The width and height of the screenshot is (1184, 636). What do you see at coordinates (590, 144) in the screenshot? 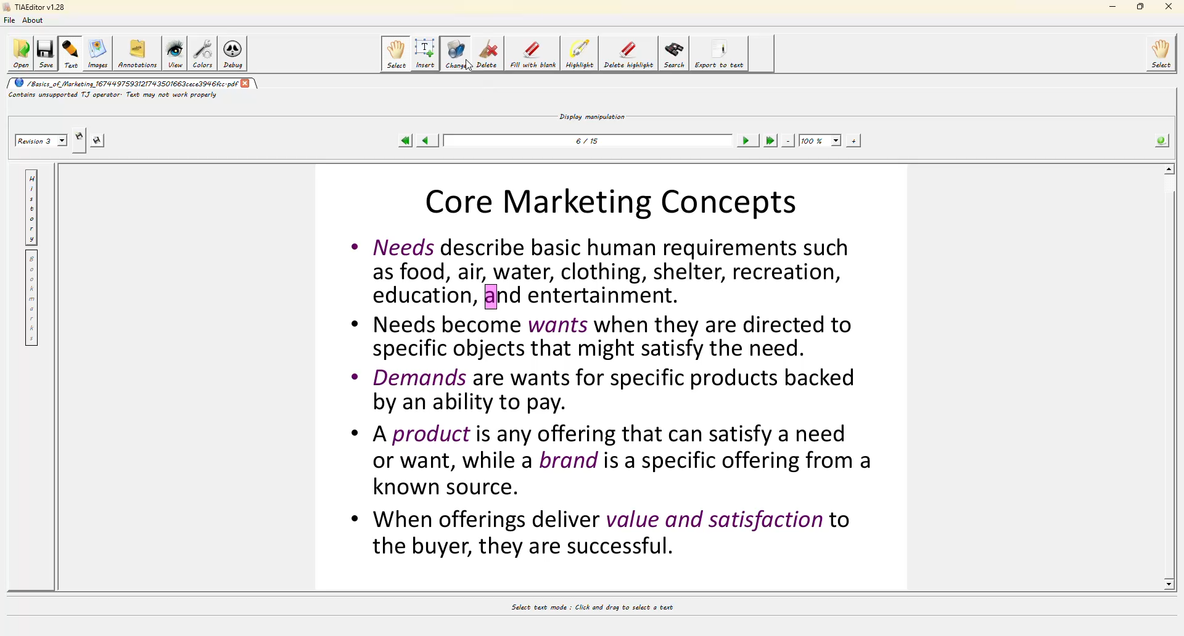
I see `6/15` at bounding box center [590, 144].